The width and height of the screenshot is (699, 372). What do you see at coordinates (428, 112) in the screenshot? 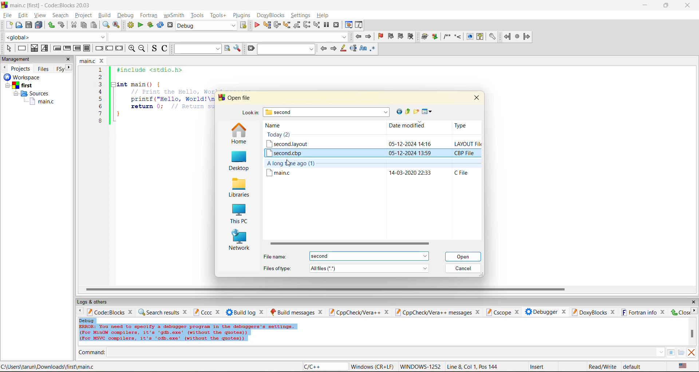
I see `view menu` at bounding box center [428, 112].